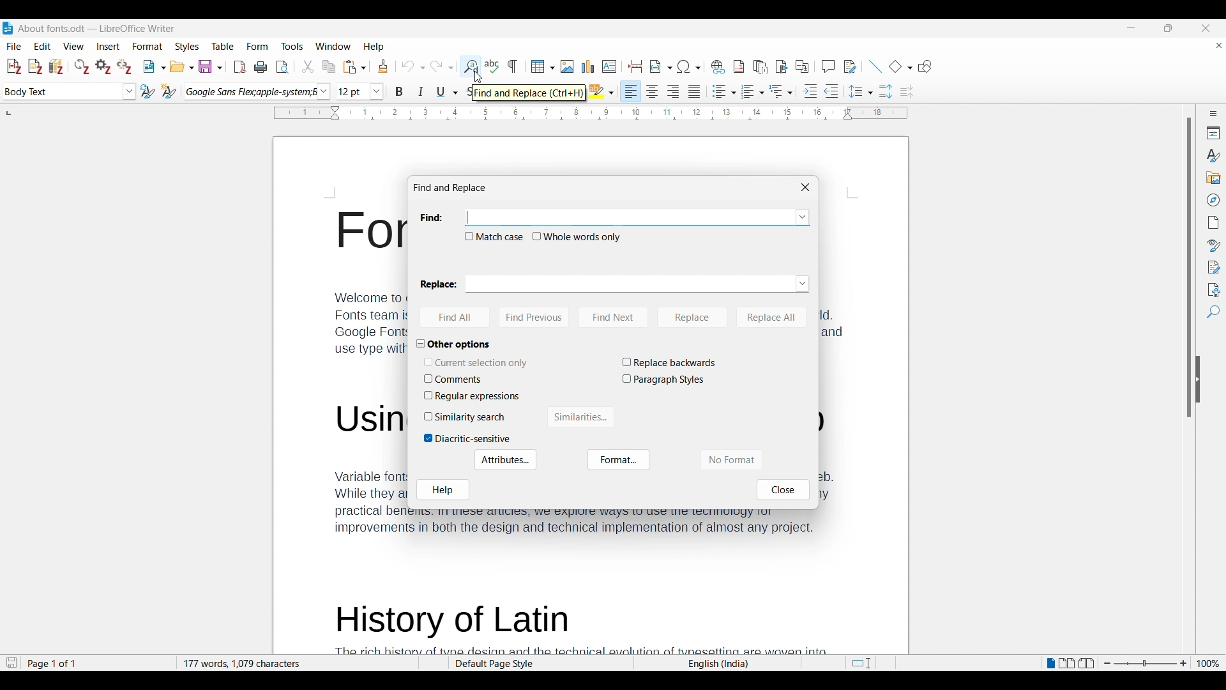 The width and height of the screenshot is (1226, 690). I want to click on Basic shape options, so click(900, 66).